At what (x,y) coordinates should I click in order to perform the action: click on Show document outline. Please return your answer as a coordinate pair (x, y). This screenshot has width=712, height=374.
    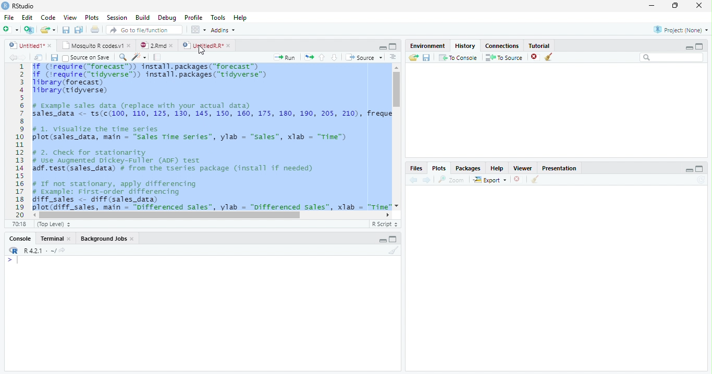
    Looking at the image, I should click on (393, 58).